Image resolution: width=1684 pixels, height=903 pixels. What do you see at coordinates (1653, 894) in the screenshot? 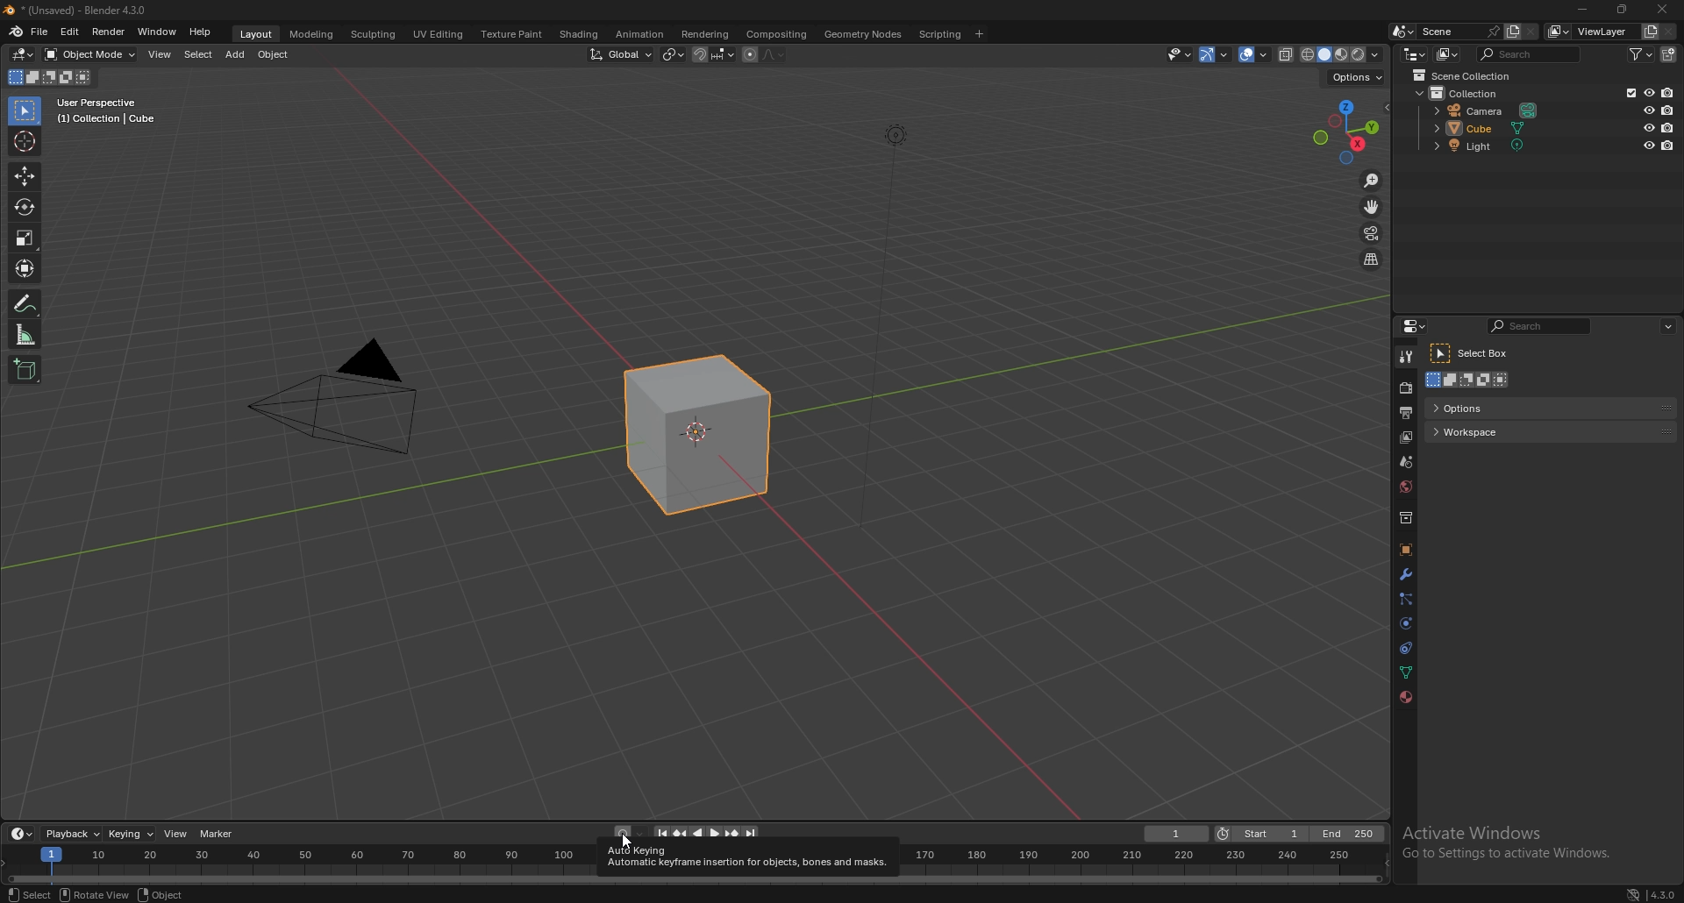
I see `version` at bounding box center [1653, 894].